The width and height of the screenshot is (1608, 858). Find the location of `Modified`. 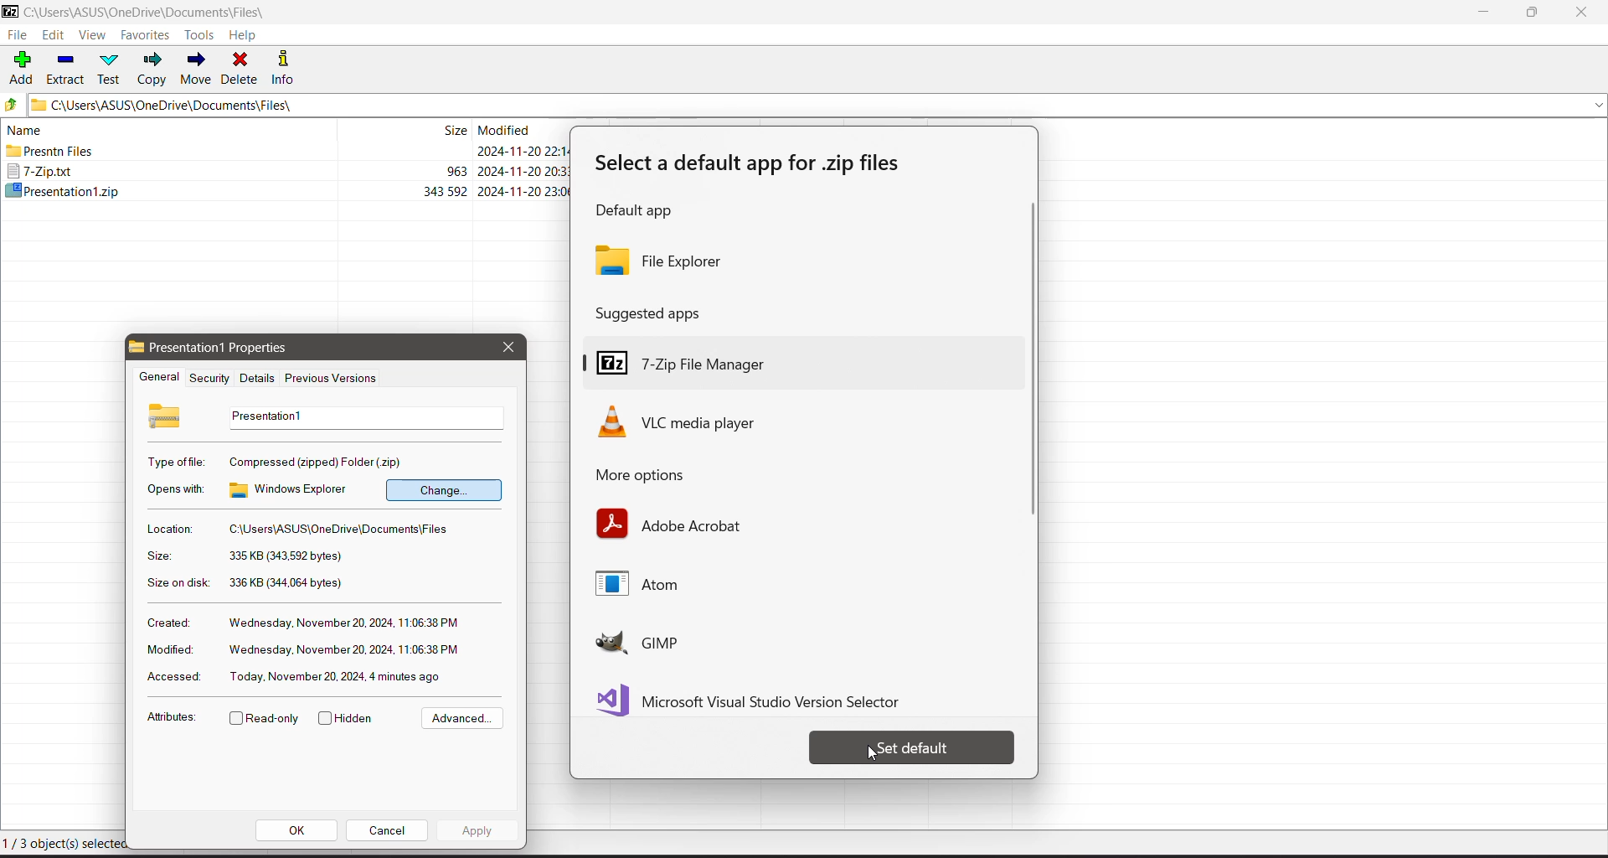

Modified is located at coordinates (167, 649).